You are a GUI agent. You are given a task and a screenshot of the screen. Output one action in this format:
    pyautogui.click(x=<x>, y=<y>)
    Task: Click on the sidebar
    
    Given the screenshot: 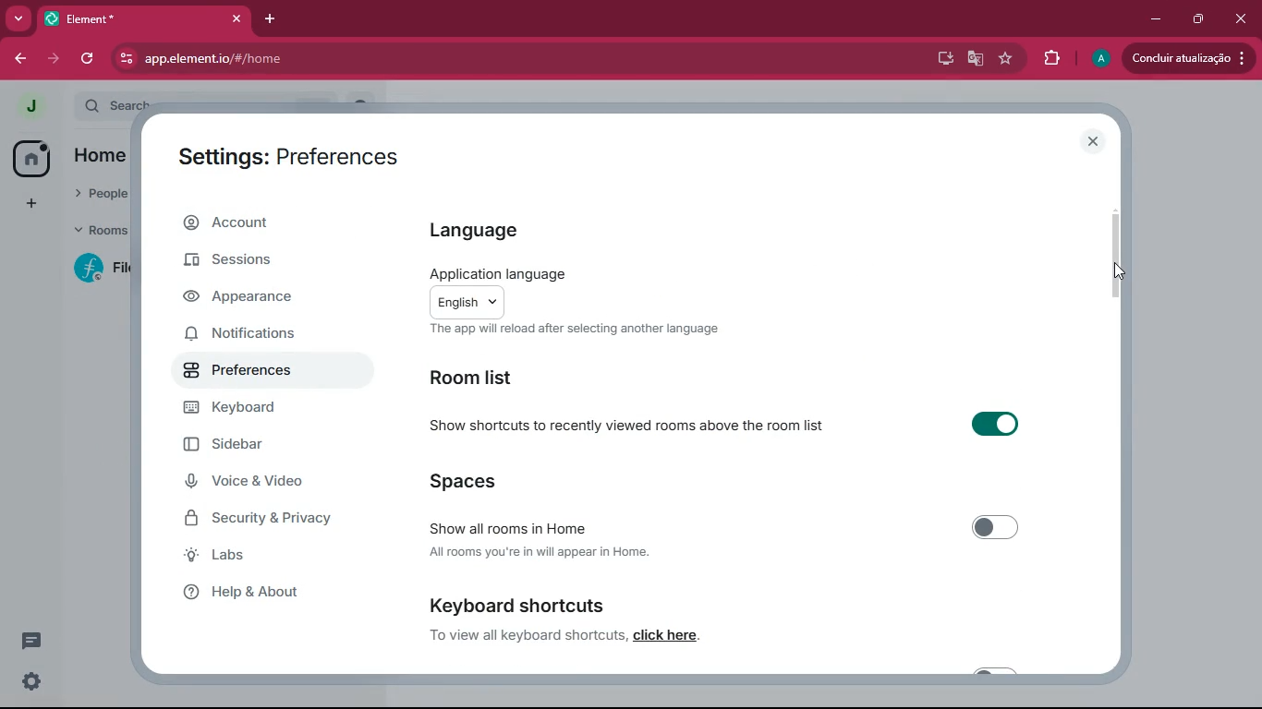 What is the action you would take?
    pyautogui.click(x=267, y=449)
    